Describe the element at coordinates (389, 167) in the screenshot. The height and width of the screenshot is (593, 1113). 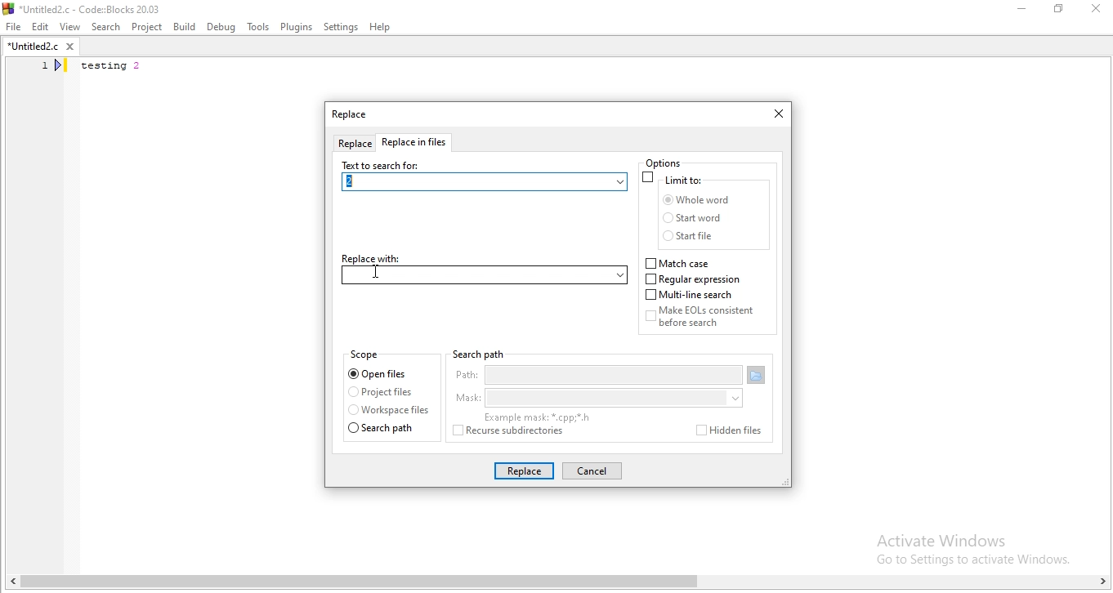
I see `text to search for` at that location.